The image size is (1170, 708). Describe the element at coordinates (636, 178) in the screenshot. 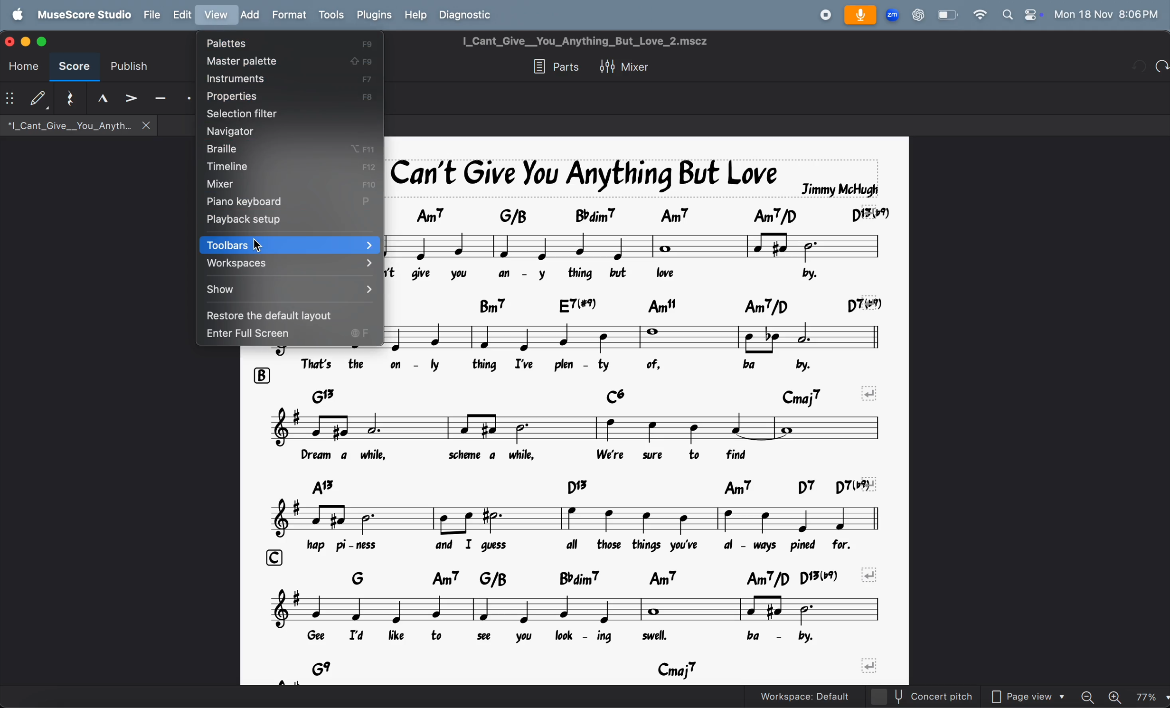

I see `song title` at that location.